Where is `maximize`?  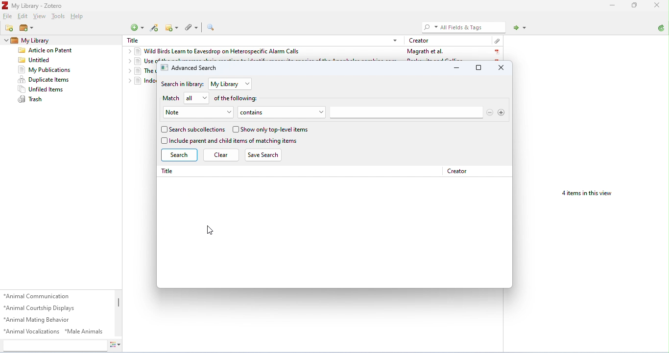
maximize is located at coordinates (633, 5).